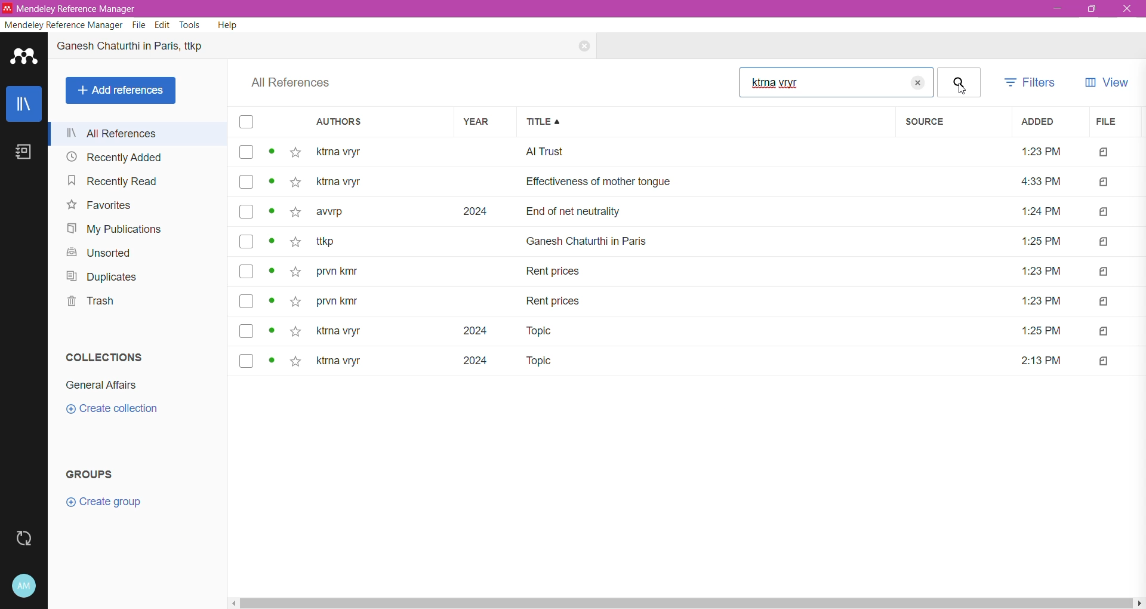 This screenshot has width=1146, height=609. Describe the element at coordinates (1126, 8) in the screenshot. I see `Close` at that location.